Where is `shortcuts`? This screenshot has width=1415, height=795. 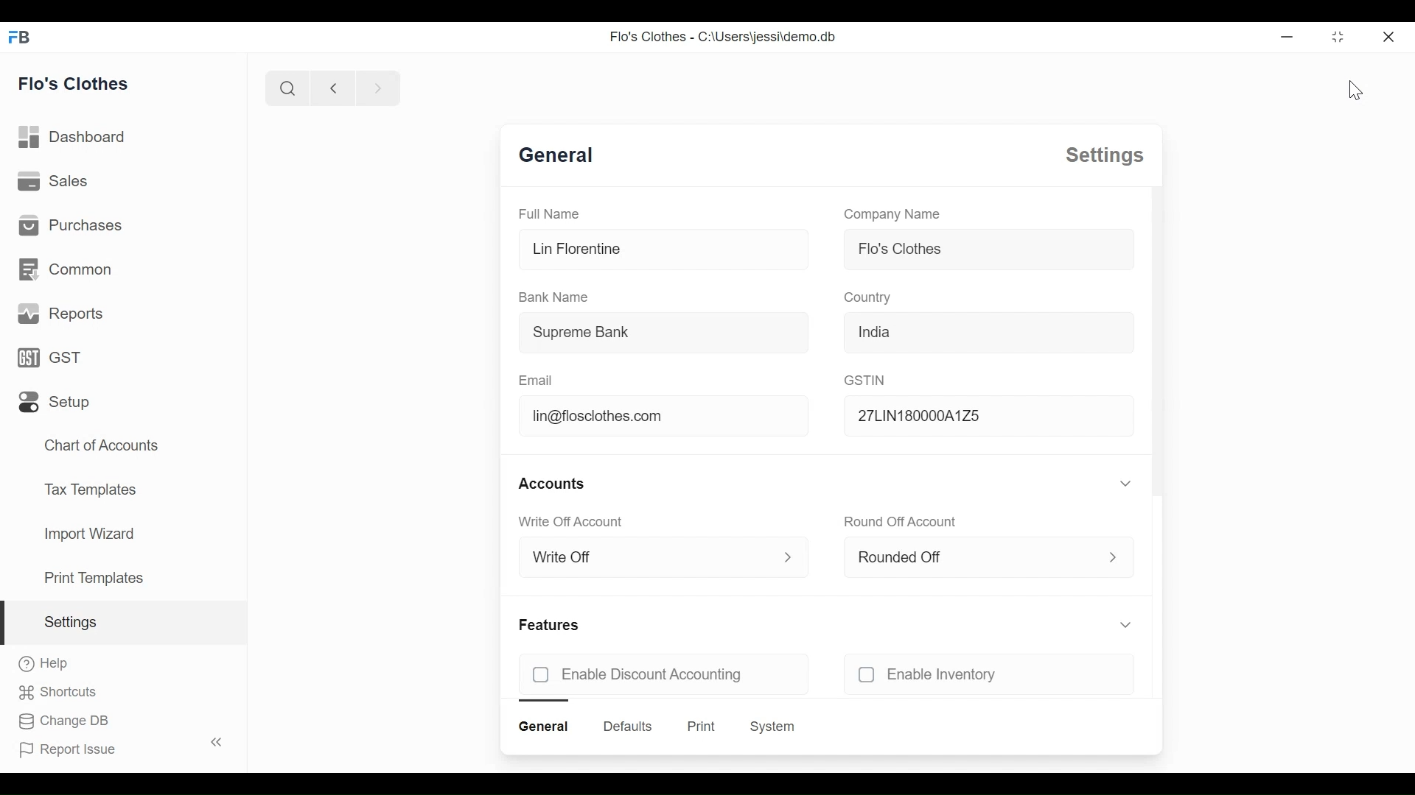 shortcuts is located at coordinates (57, 693).